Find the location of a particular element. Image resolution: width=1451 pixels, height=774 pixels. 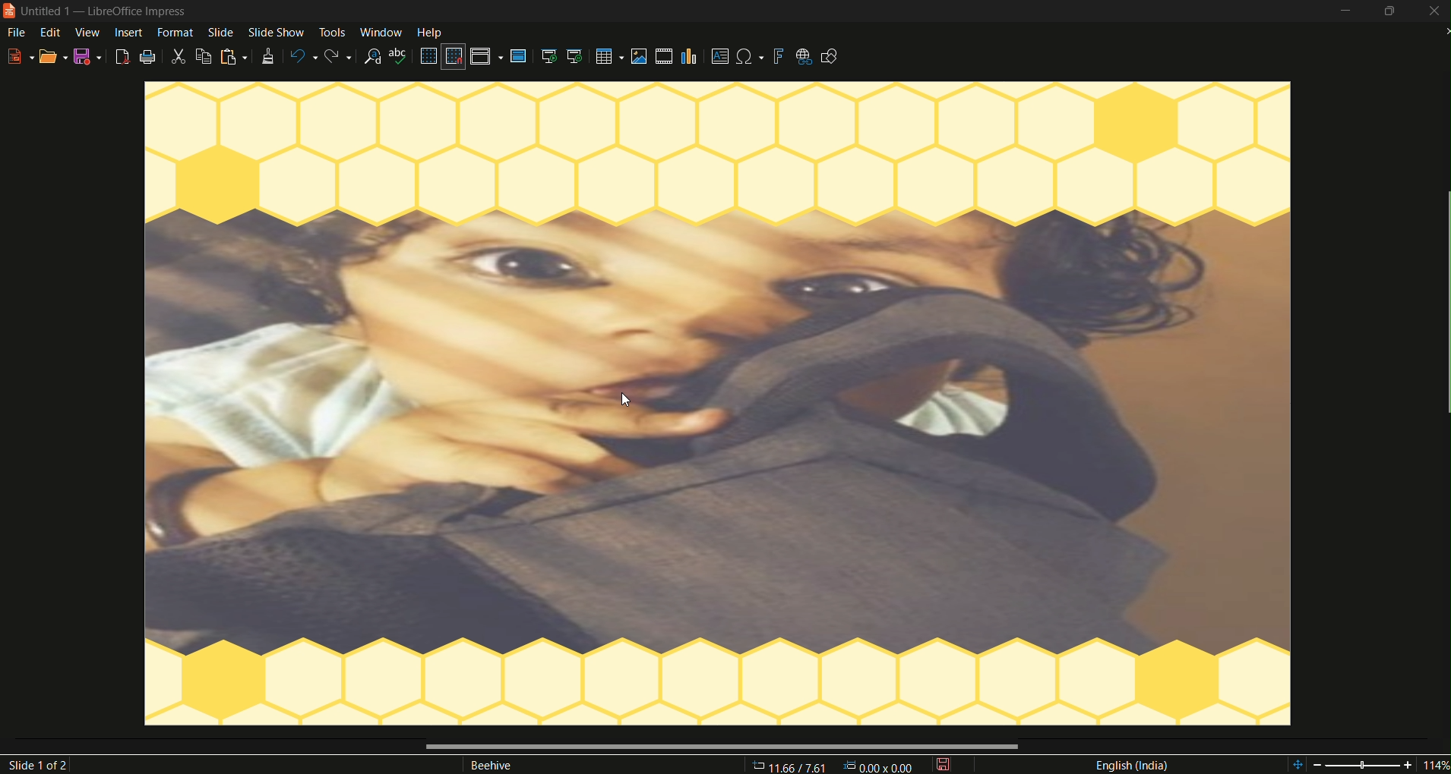

start from the first slide is located at coordinates (549, 56).